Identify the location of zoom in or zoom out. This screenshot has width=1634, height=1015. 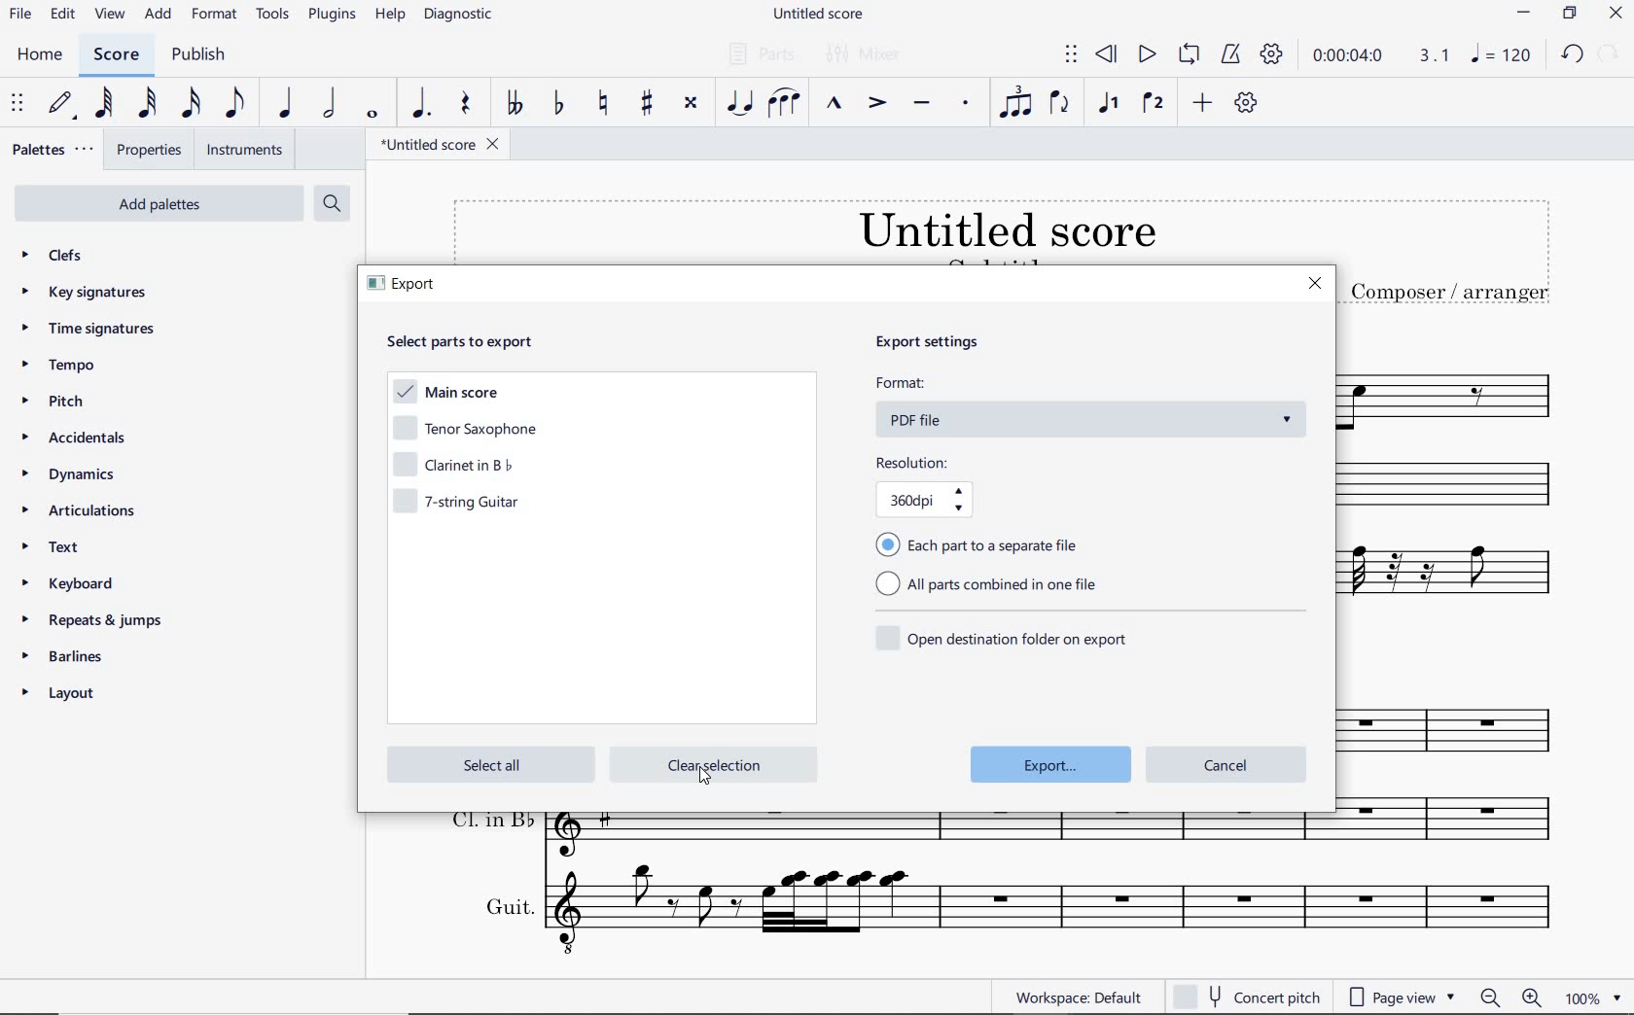
(1510, 997).